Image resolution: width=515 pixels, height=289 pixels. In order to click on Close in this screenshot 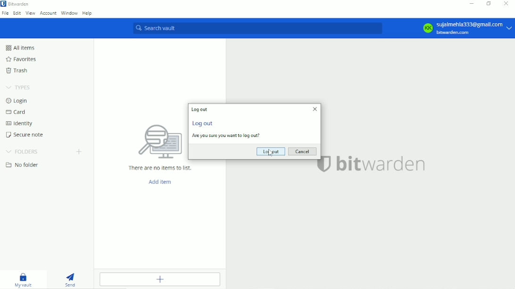, I will do `click(507, 4)`.